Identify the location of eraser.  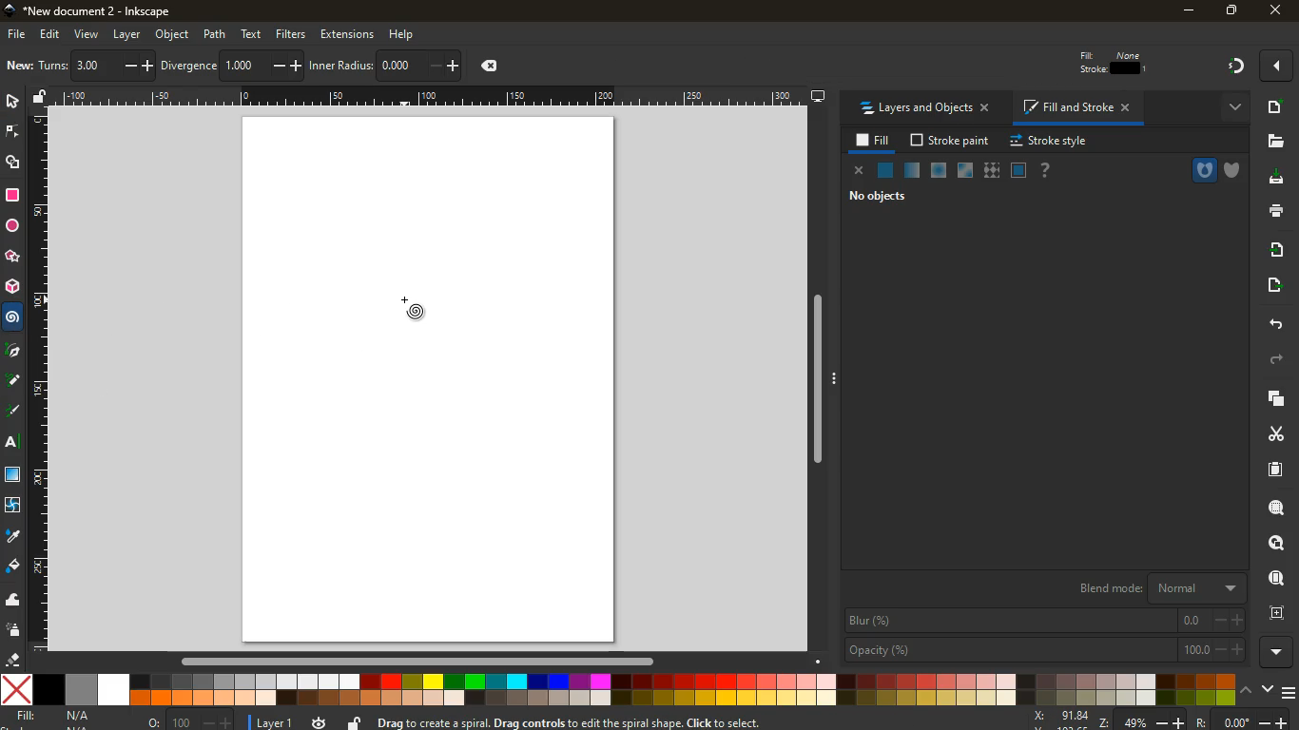
(12, 661).